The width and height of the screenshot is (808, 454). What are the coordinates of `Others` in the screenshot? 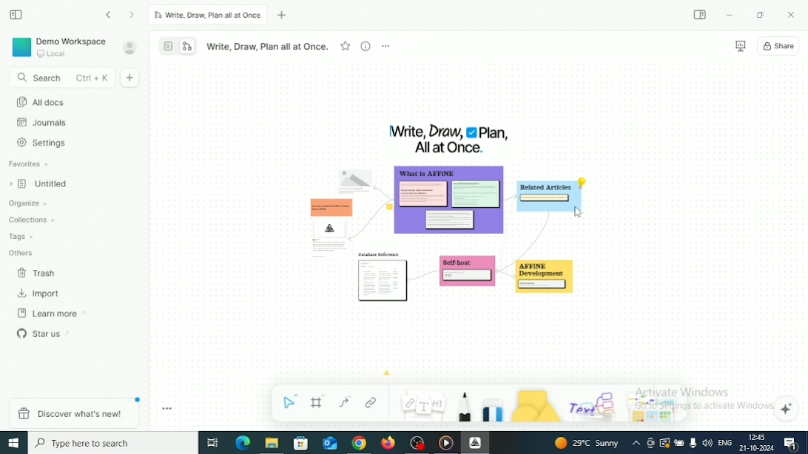 It's located at (594, 404).